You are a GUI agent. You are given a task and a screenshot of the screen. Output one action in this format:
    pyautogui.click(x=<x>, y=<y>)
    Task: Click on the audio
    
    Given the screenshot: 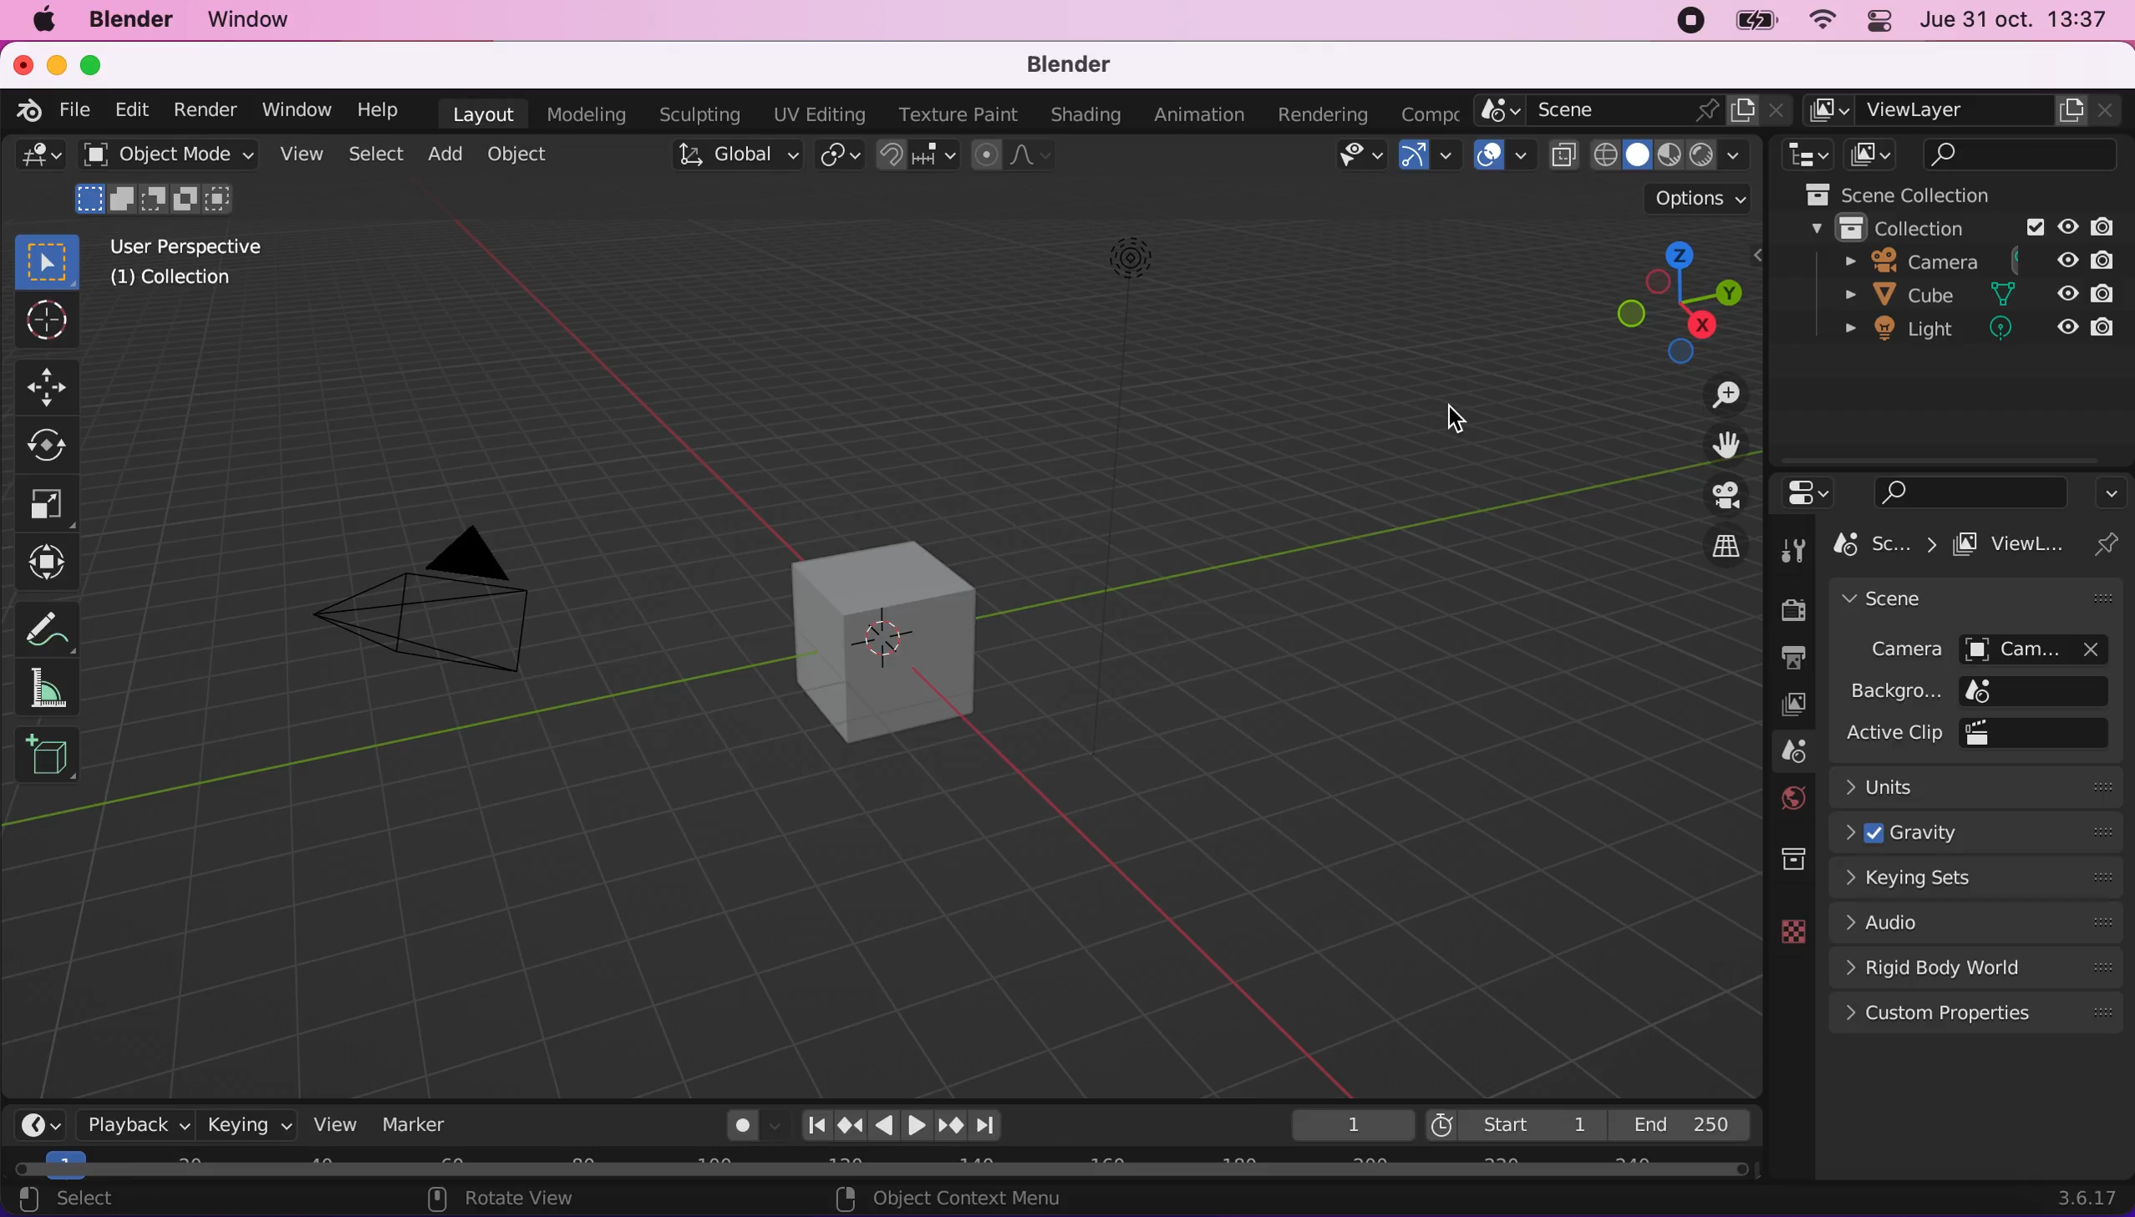 What is the action you would take?
    pyautogui.click(x=1975, y=921)
    